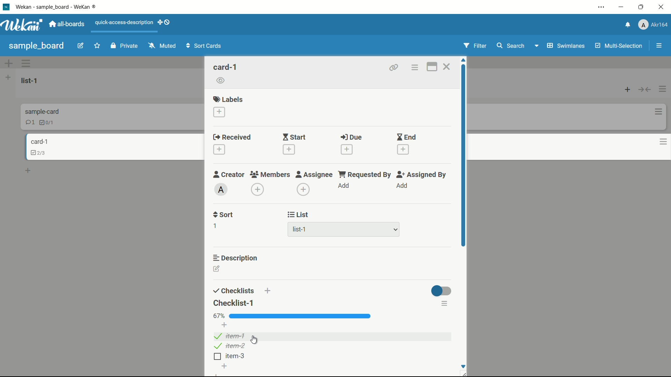 The width and height of the screenshot is (671, 377). What do you see at coordinates (303, 190) in the screenshot?
I see `add assignee` at bounding box center [303, 190].